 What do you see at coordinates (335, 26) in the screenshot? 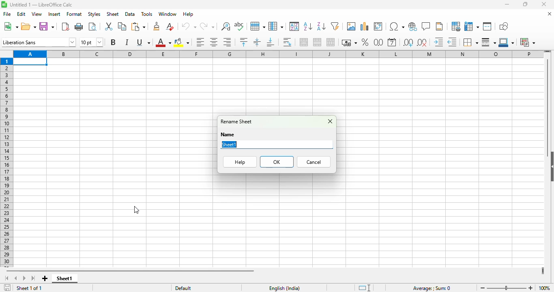
I see `autoFilter` at bounding box center [335, 26].